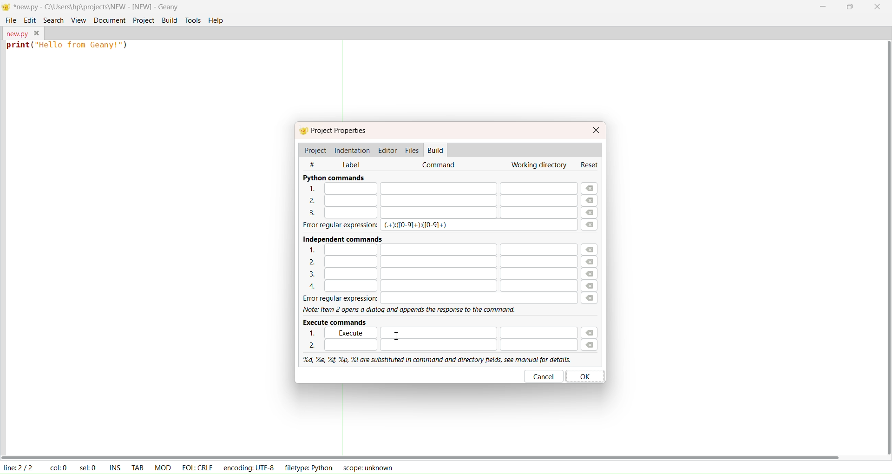 The height and width of the screenshot is (474, 892). I want to click on set: 0, so click(89, 467).